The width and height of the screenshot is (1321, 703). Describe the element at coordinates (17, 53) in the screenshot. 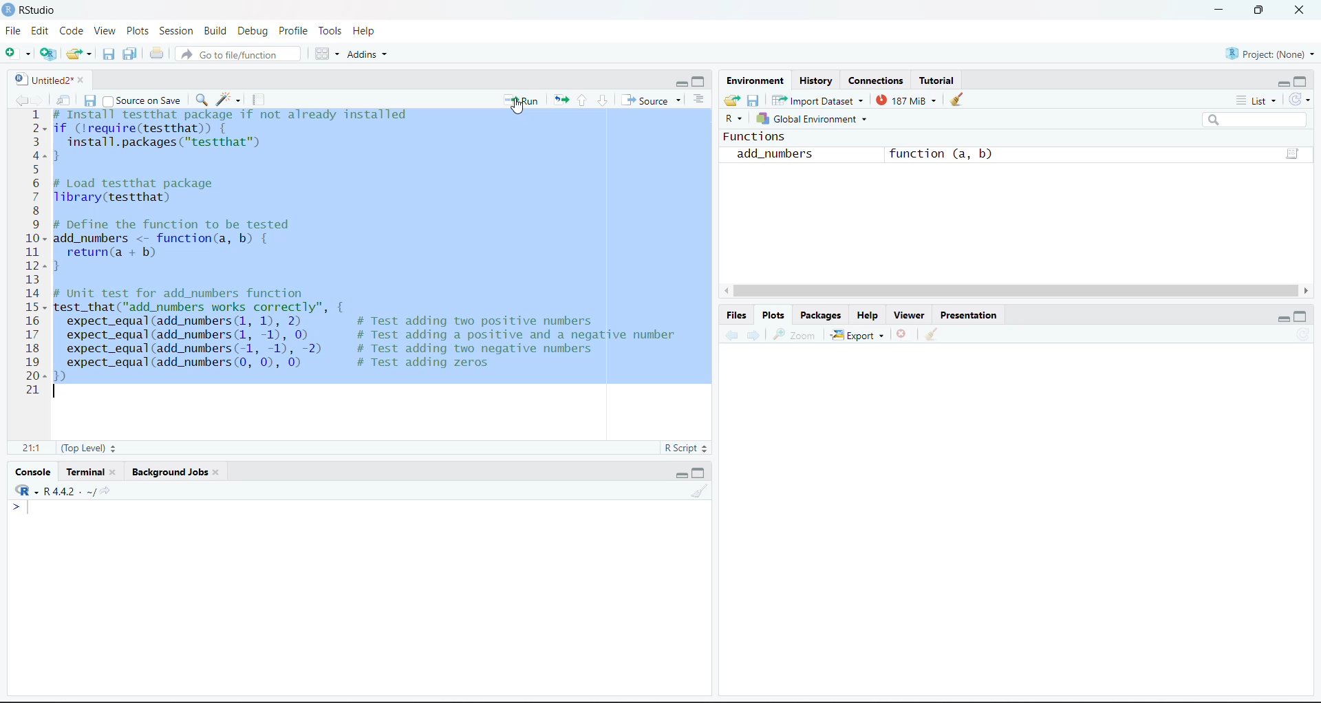

I see `new file` at that location.